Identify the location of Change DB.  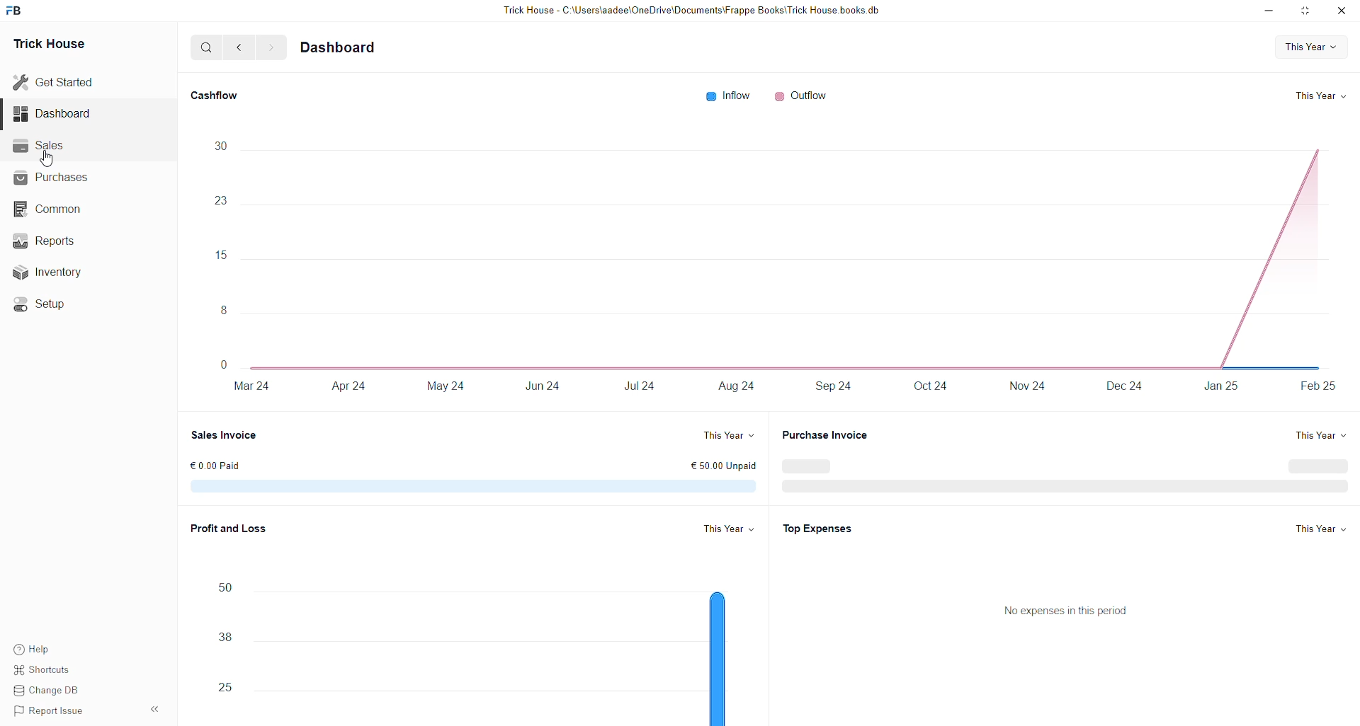
(51, 689).